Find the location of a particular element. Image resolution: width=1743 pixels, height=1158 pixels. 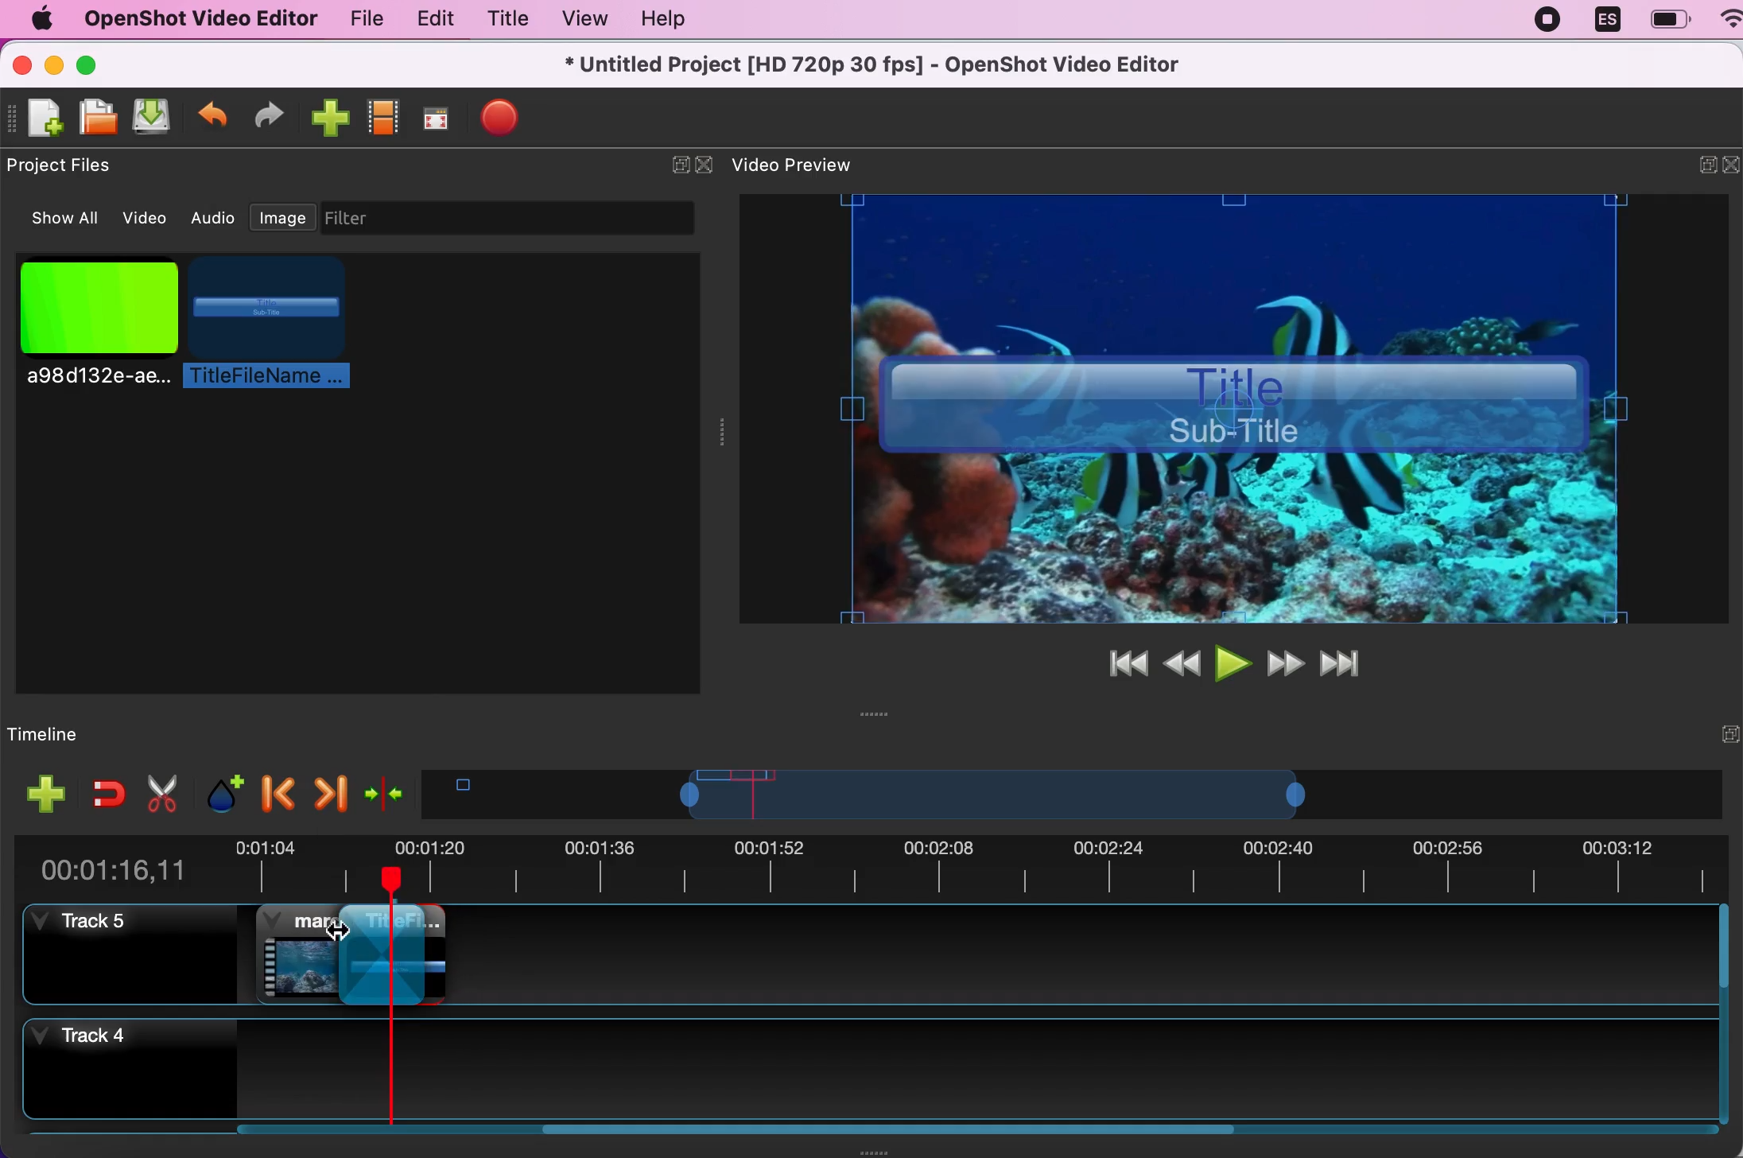

undo is located at coordinates (214, 115).